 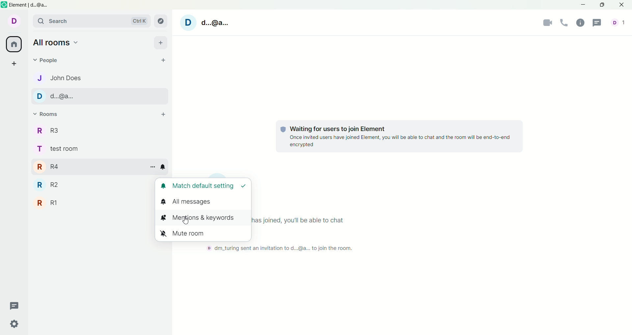 I want to click on mute room, so click(x=203, y=234).